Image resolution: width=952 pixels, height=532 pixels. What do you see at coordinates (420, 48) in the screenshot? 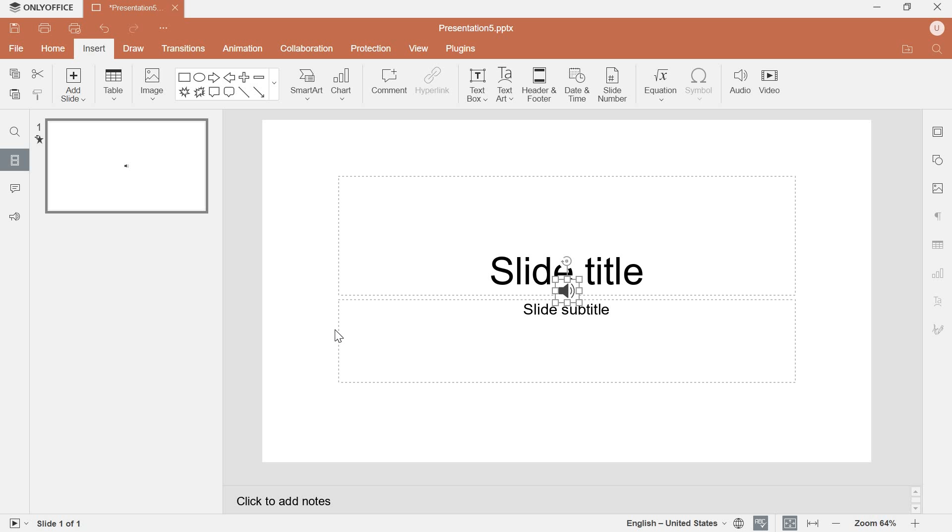
I see `view` at bounding box center [420, 48].